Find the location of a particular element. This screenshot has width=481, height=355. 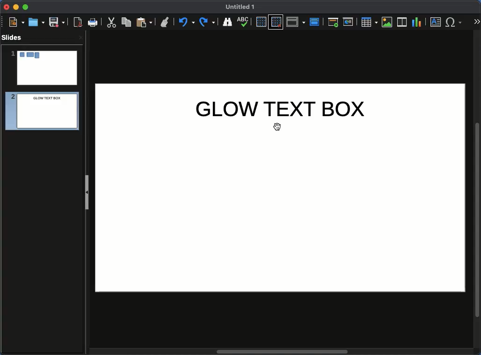

Display grid is located at coordinates (261, 22).